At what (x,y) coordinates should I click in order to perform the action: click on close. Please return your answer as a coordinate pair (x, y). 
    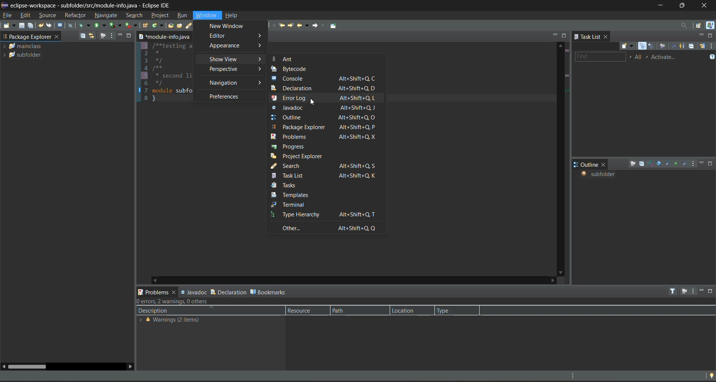
    Looking at the image, I should click on (606, 36).